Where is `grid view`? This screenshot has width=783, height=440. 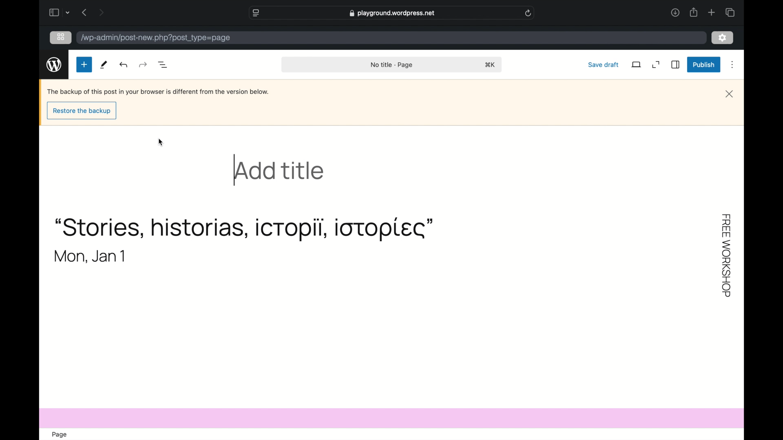
grid view is located at coordinates (61, 37).